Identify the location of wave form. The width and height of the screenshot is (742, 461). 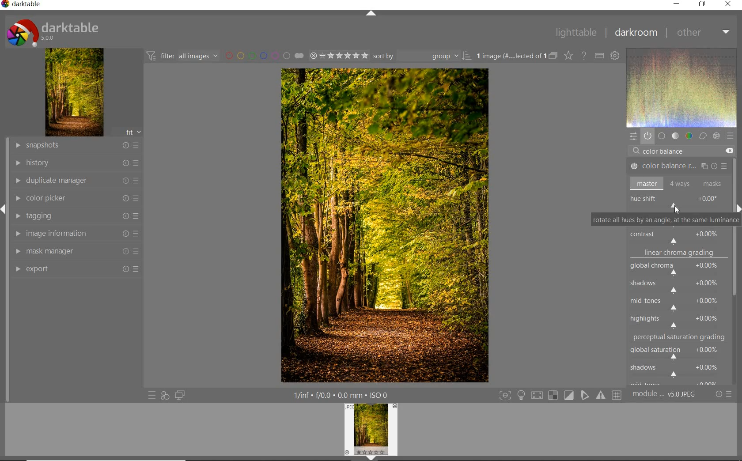
(681, 87).